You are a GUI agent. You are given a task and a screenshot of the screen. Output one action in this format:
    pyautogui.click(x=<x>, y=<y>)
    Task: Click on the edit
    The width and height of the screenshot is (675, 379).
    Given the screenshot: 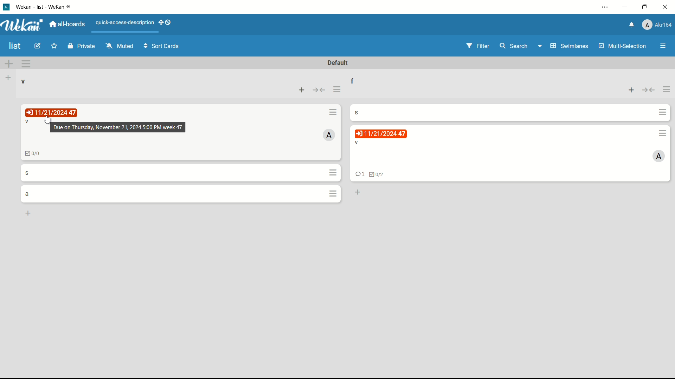 What is the action you would take?
    pyautogui.click(x=38, y=47)
    